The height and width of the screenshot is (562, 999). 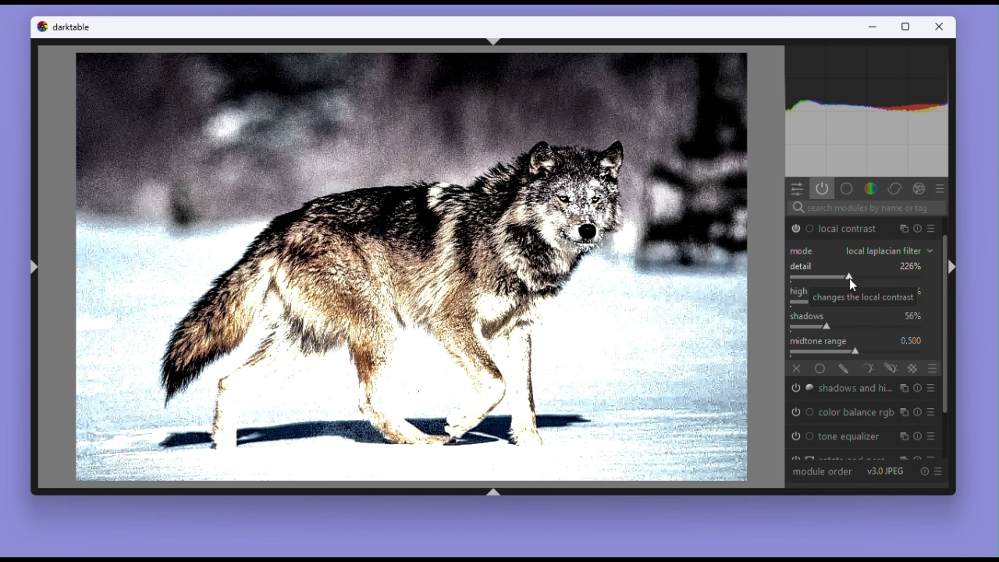 I want to click on off, so click(x=798, y=368).